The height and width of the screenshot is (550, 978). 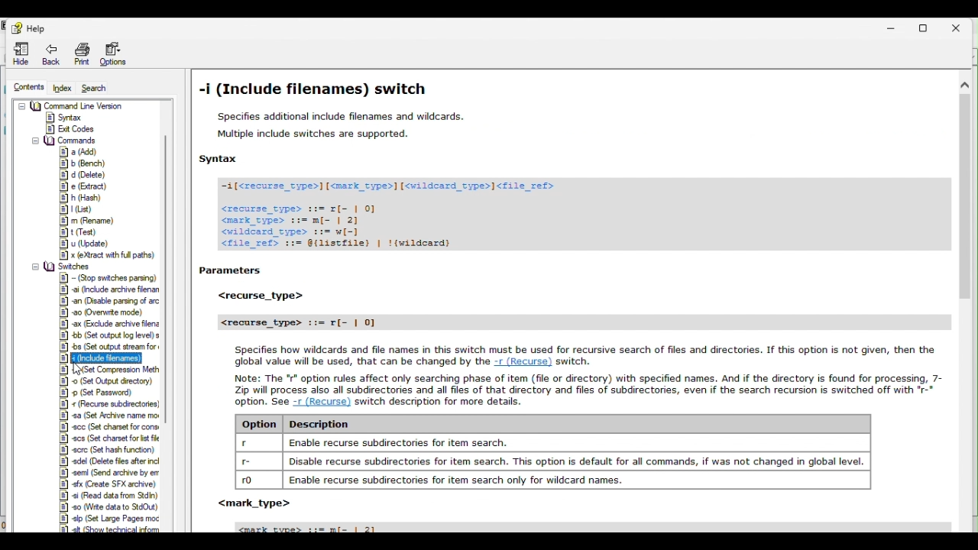 What do you see at coordinates (173, 267) in the screenshot?
I see `scrollbar` at bounding box center [173, 267].